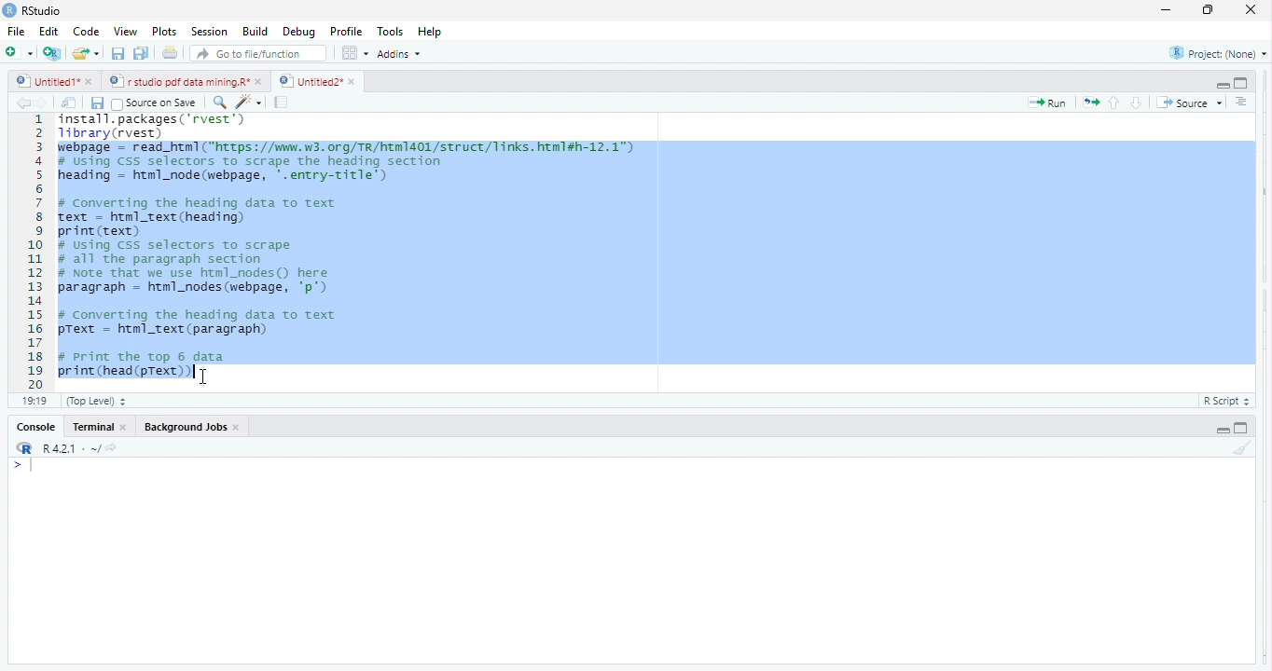 This screenshot has width=1272, height=671. Describe the element at coordinates (208, 32) in the screenshot. I see `‘Session` at that location.